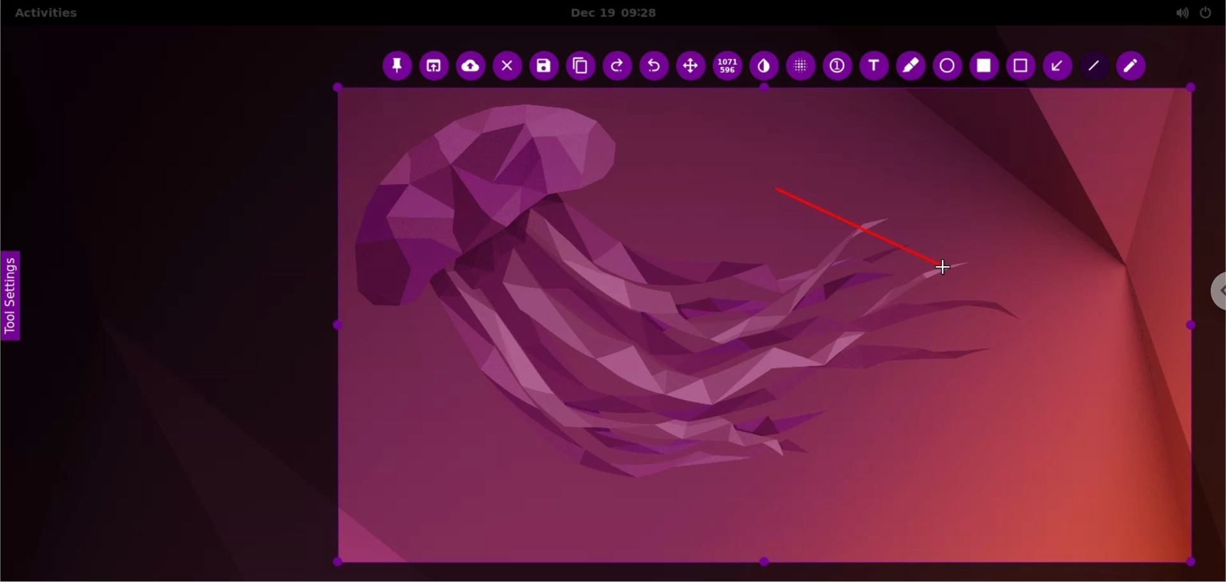 This screenshot has height=582, width=1226. Describe the element at coordinates (802, 66) in the screenshot. I see `pixellete ` at that location.